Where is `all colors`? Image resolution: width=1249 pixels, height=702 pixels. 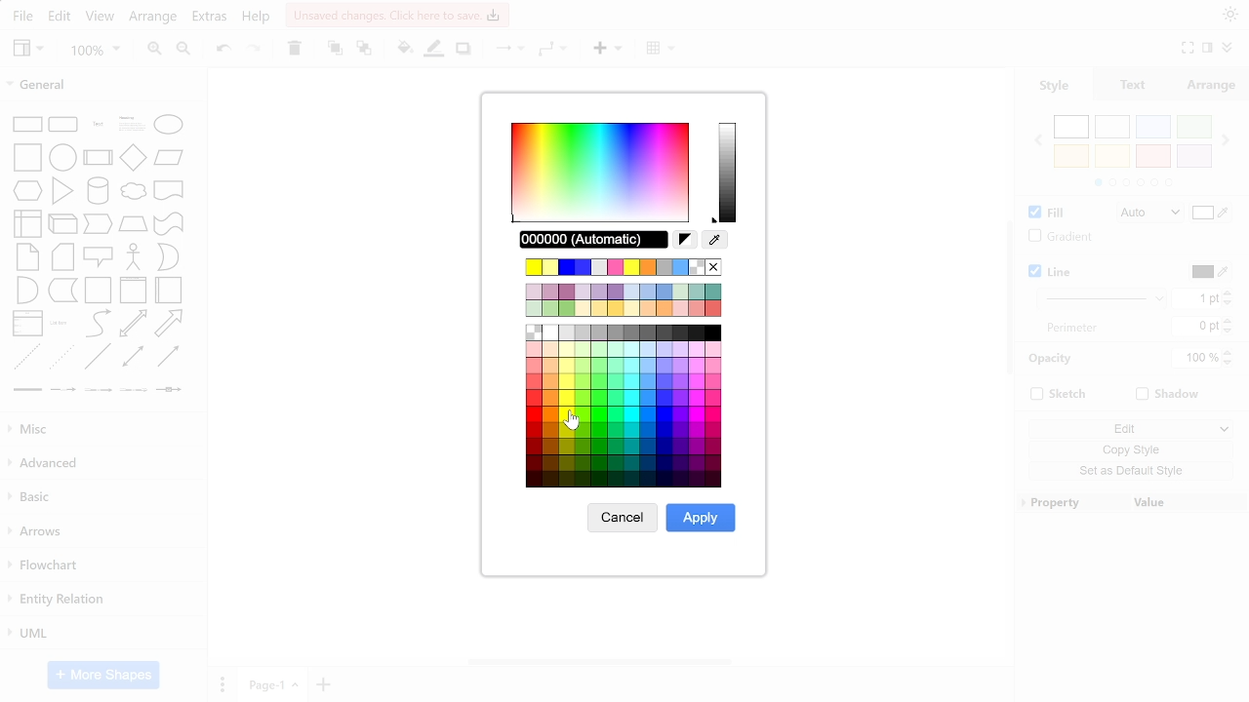
all colors is located at coordinates (625, 407).